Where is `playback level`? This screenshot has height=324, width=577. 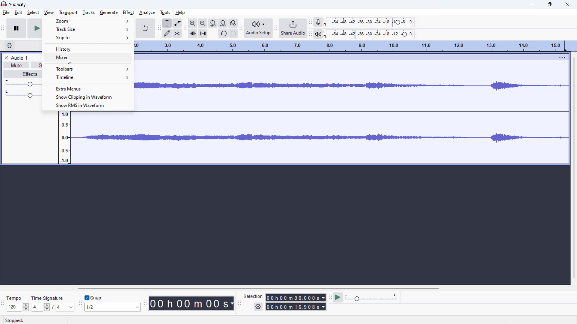
playback level is located at coordinates (375, 34).